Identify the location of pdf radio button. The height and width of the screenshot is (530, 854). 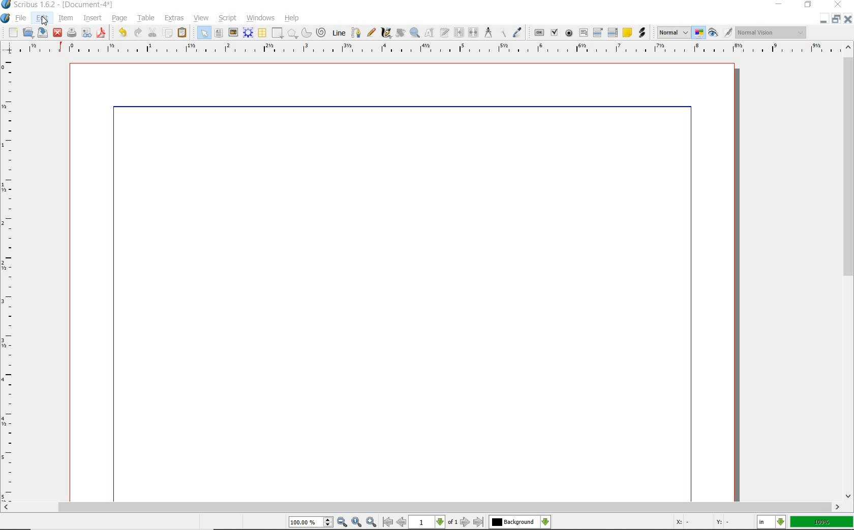
(568, 33).